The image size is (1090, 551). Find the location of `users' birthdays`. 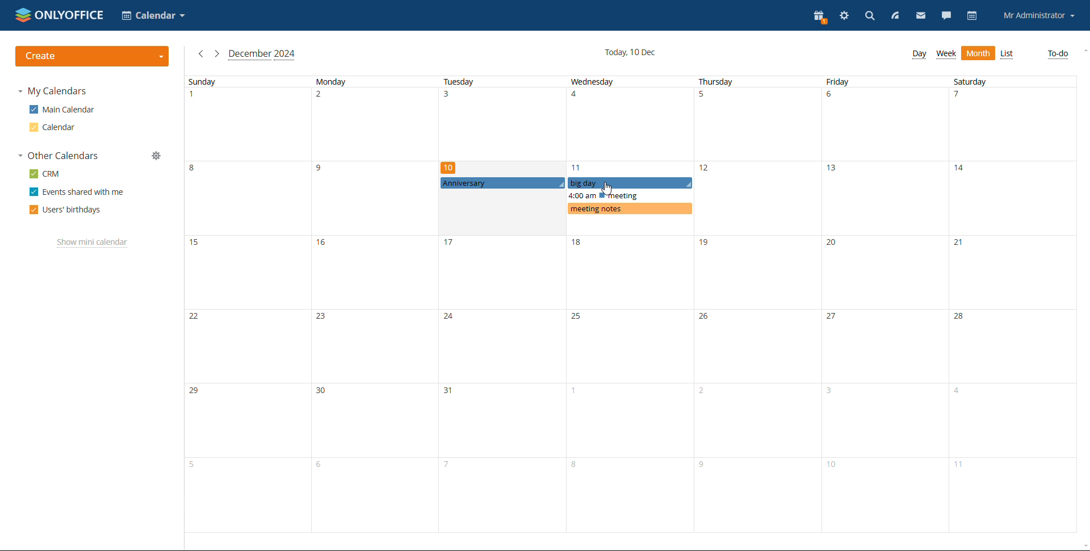

users' birthdays is located at coordinates (65, 210).